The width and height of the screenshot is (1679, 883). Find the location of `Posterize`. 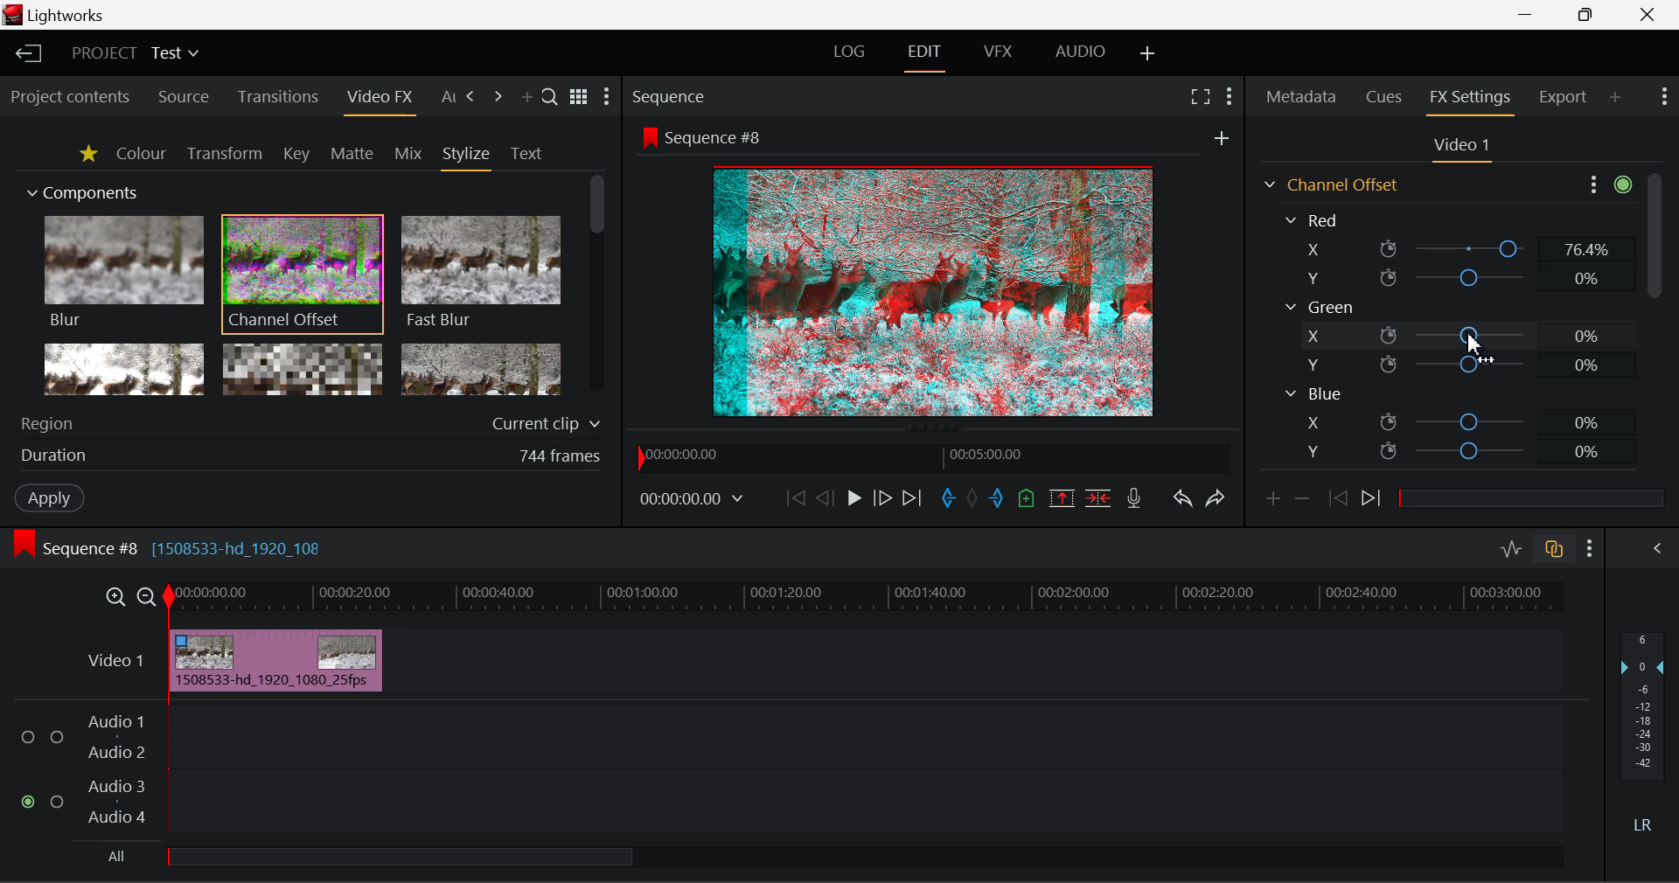

Posterize is located at coordinates (481, 367).